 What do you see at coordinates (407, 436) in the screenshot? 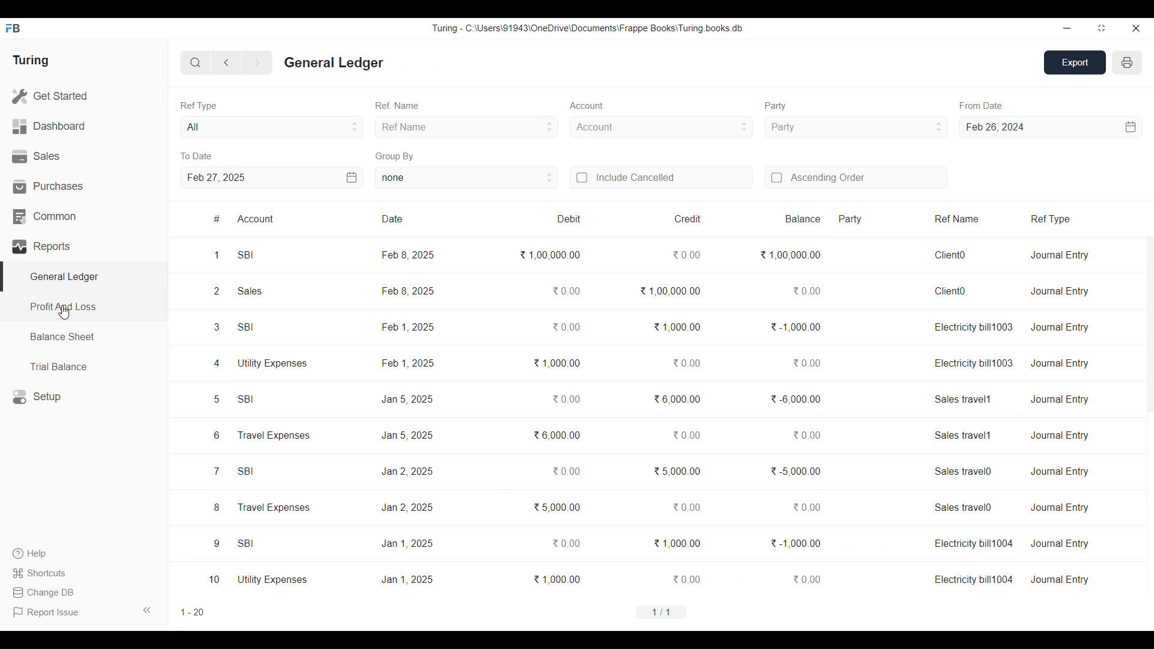
I see `Jan 5, 2025` at bounding box center [407, 436].